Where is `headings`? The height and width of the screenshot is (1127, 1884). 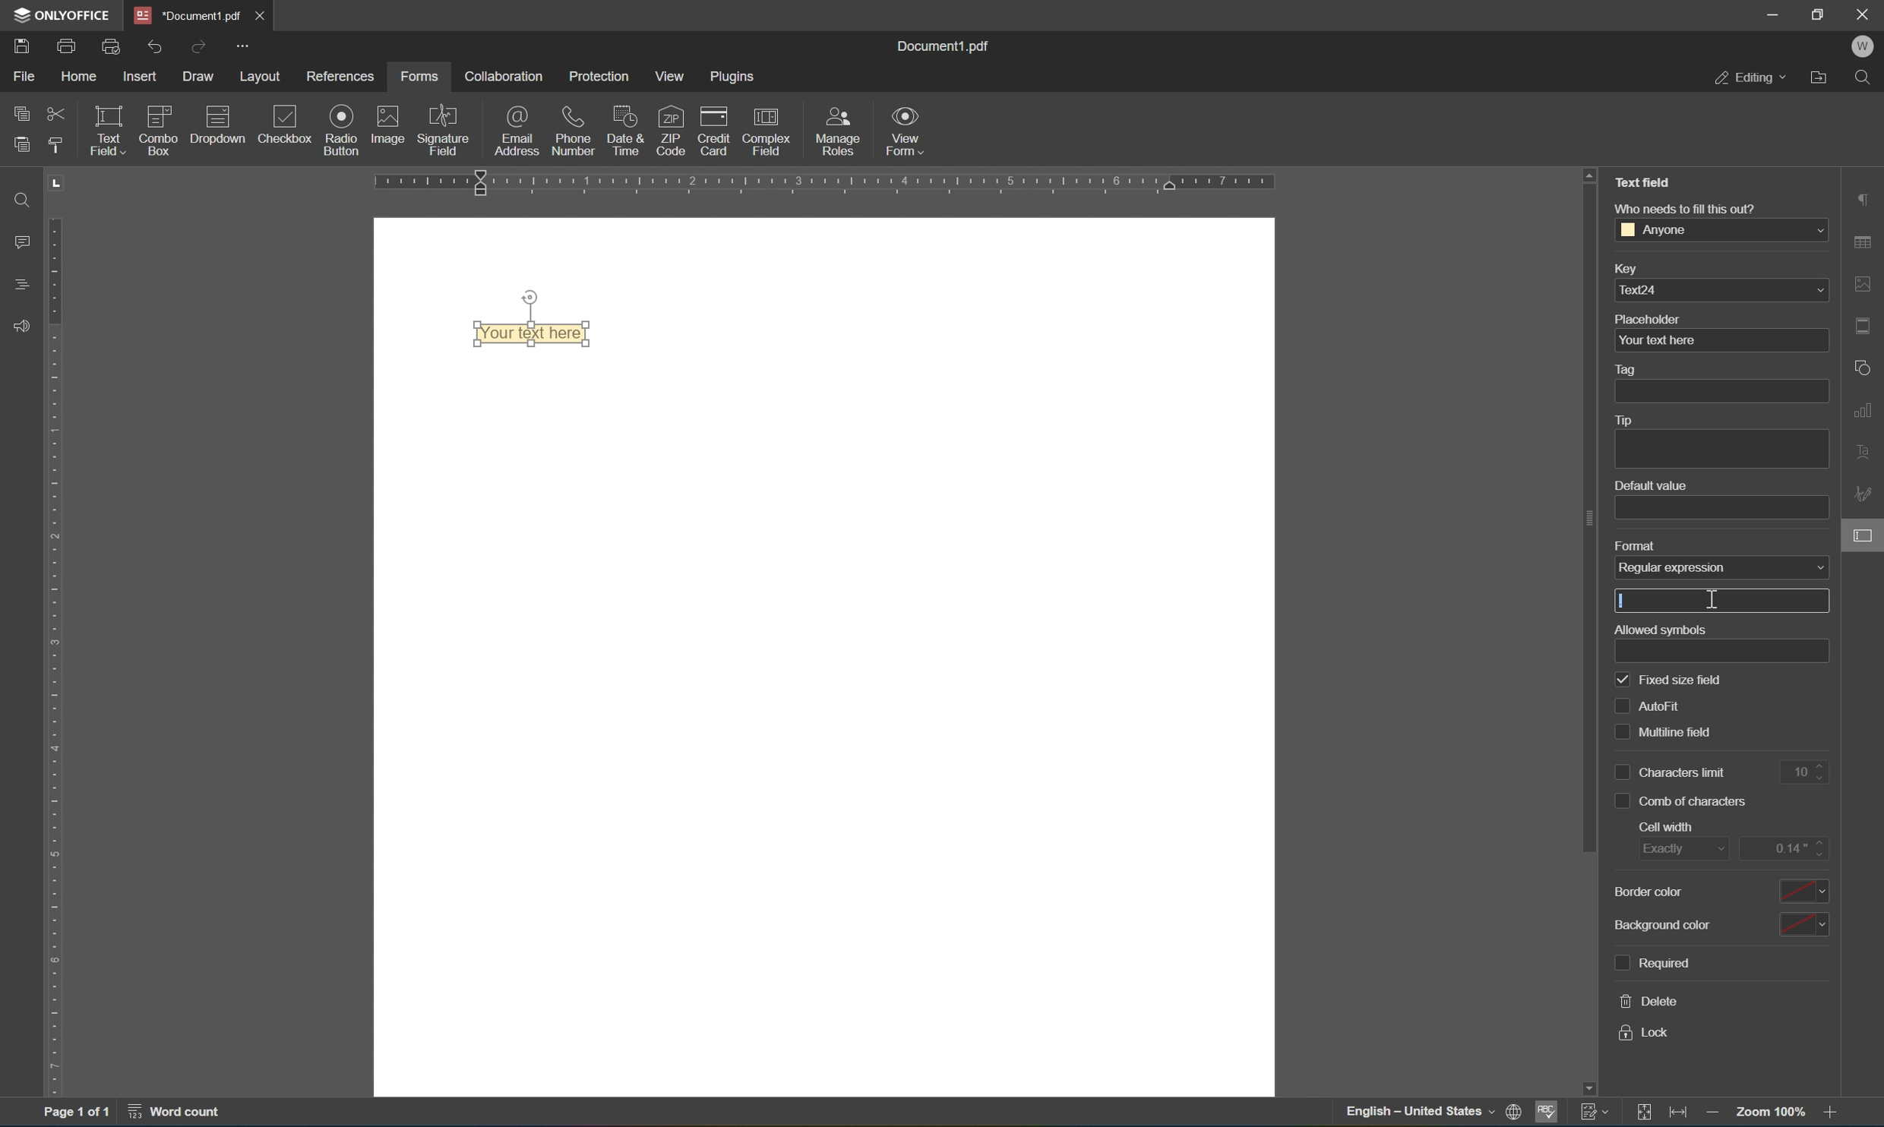
headings is located at coordinates (24, 283).